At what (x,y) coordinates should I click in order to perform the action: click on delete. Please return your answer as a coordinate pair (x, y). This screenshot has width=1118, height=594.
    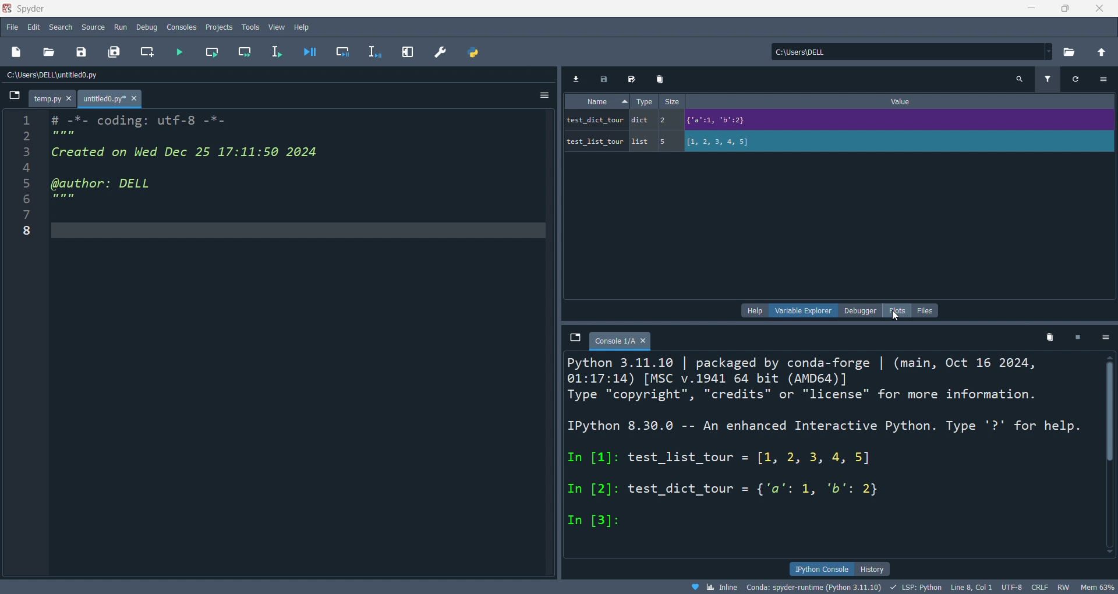
    Looking at the image, I should click on (660, 79).